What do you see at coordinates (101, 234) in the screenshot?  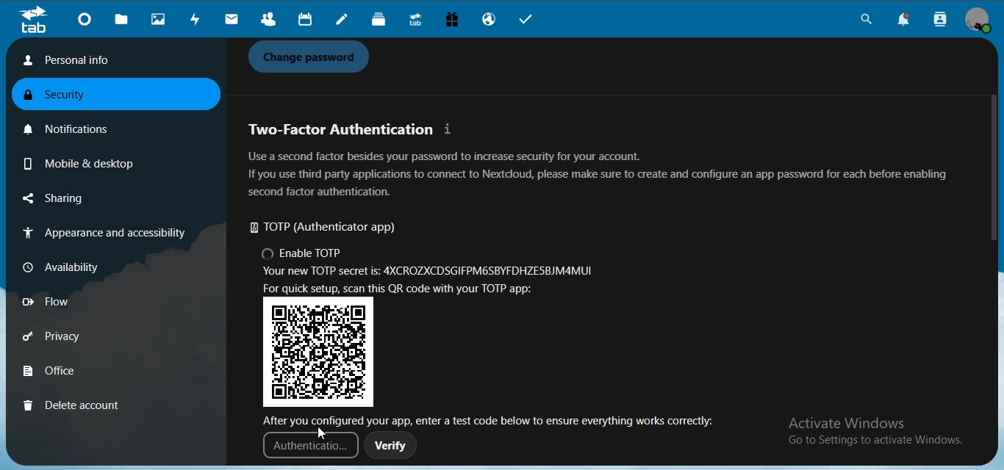 I see `appearance and accessibility` at bounding box center [101, 234].